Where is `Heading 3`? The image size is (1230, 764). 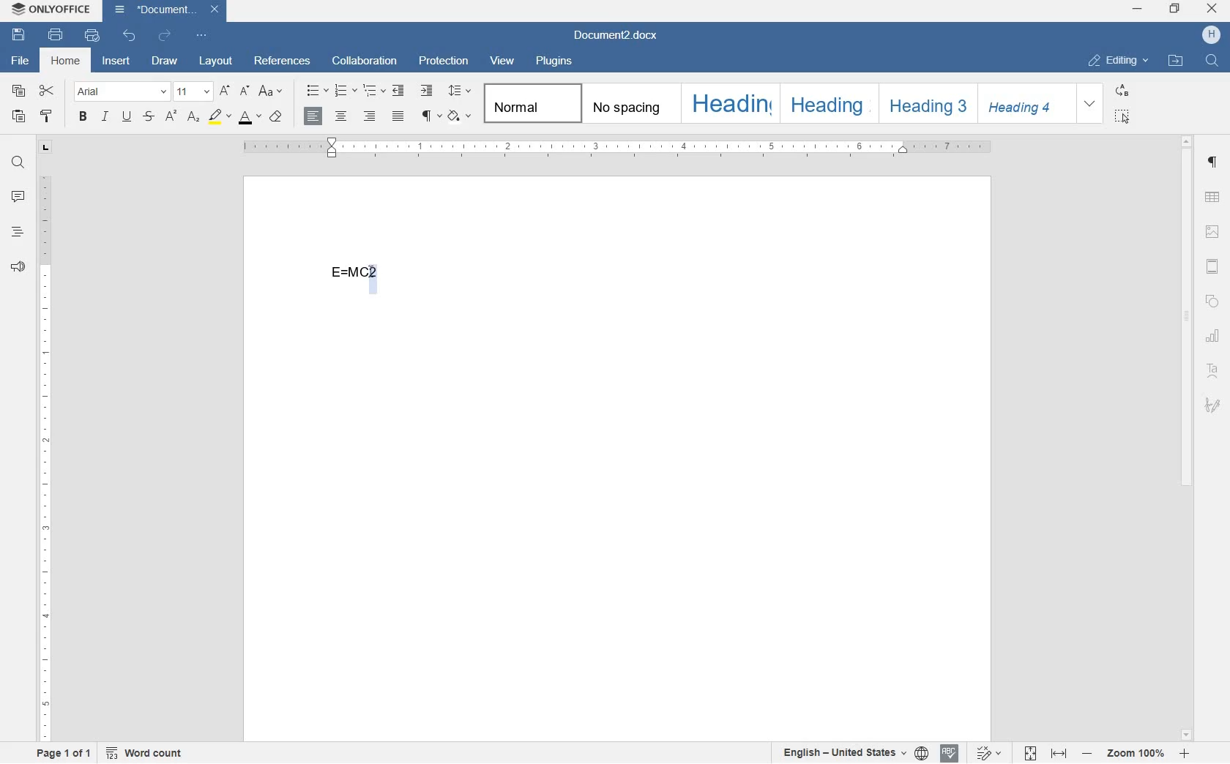 Heading 3 is located at coordinates (925, 102).